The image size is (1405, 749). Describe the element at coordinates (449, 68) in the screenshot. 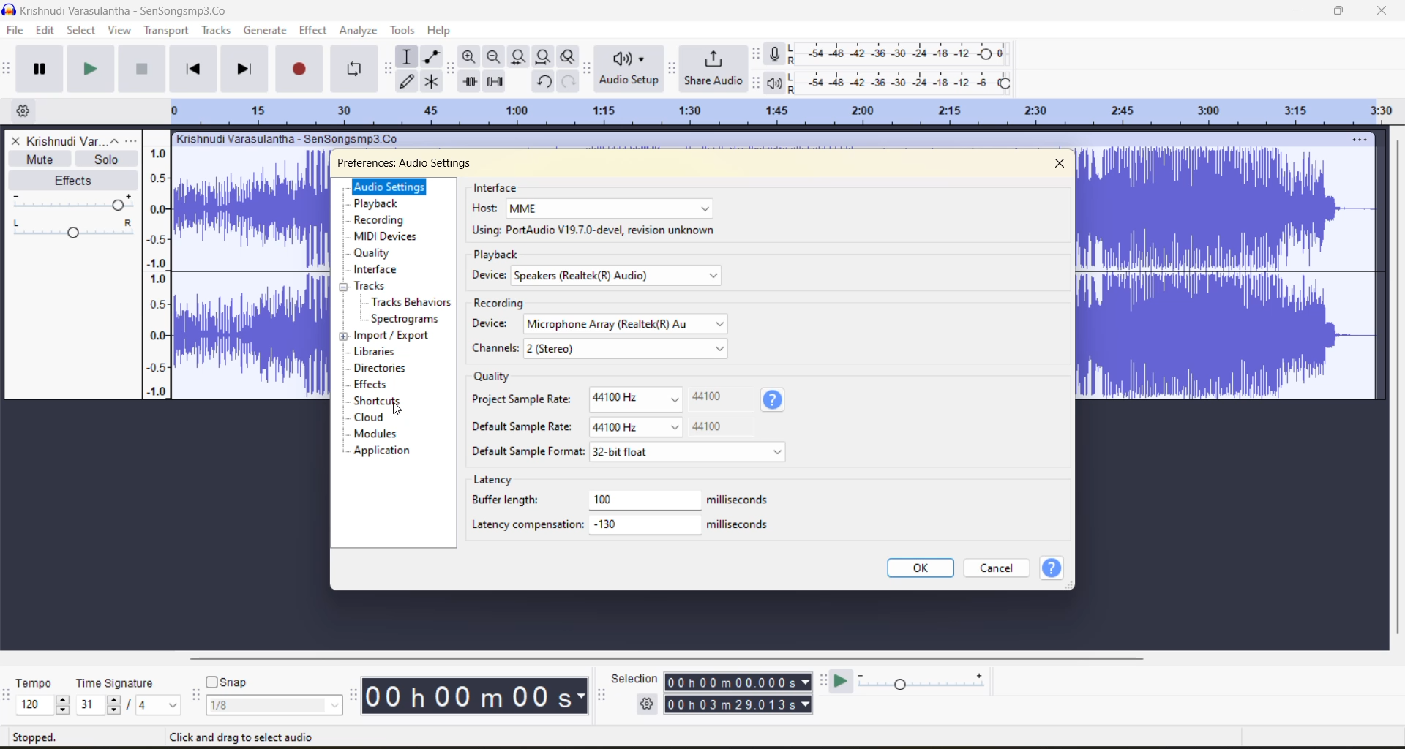

I see `edit tool bar` at that location.